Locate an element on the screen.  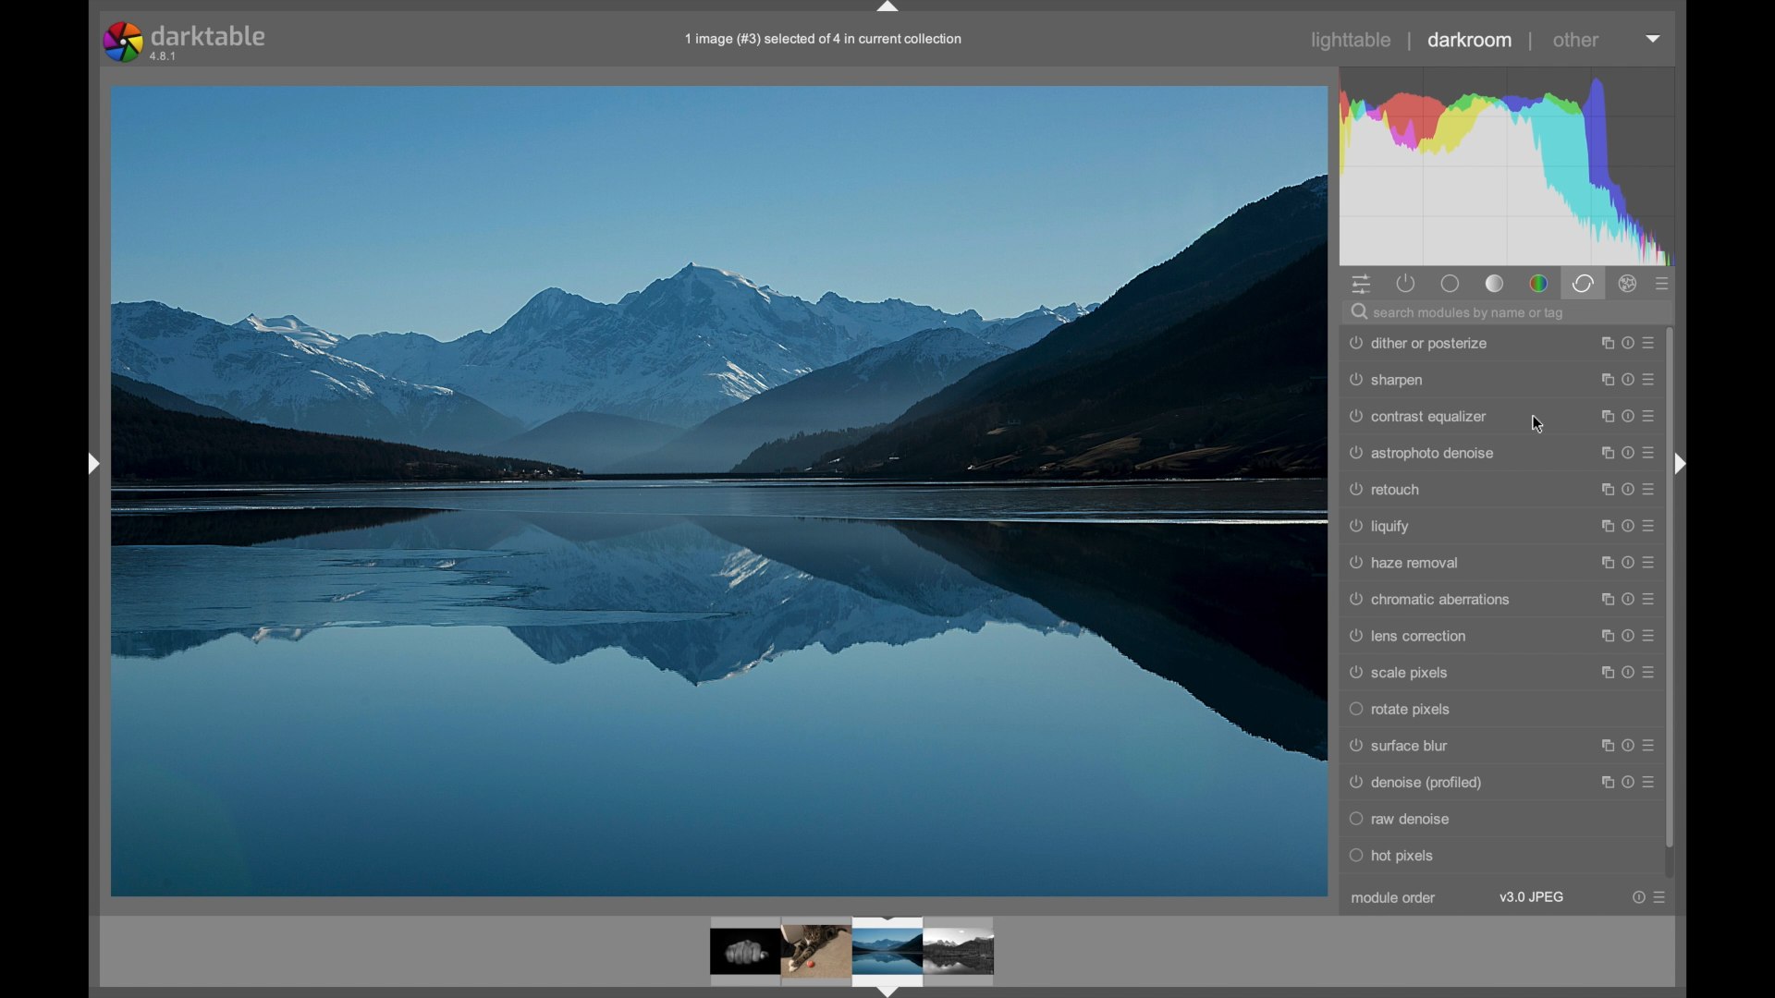
cursor is located at coordinates (1540, 424).